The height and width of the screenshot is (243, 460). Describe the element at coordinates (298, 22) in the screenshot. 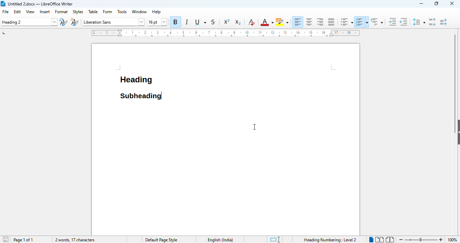

I see `align left` at that location.